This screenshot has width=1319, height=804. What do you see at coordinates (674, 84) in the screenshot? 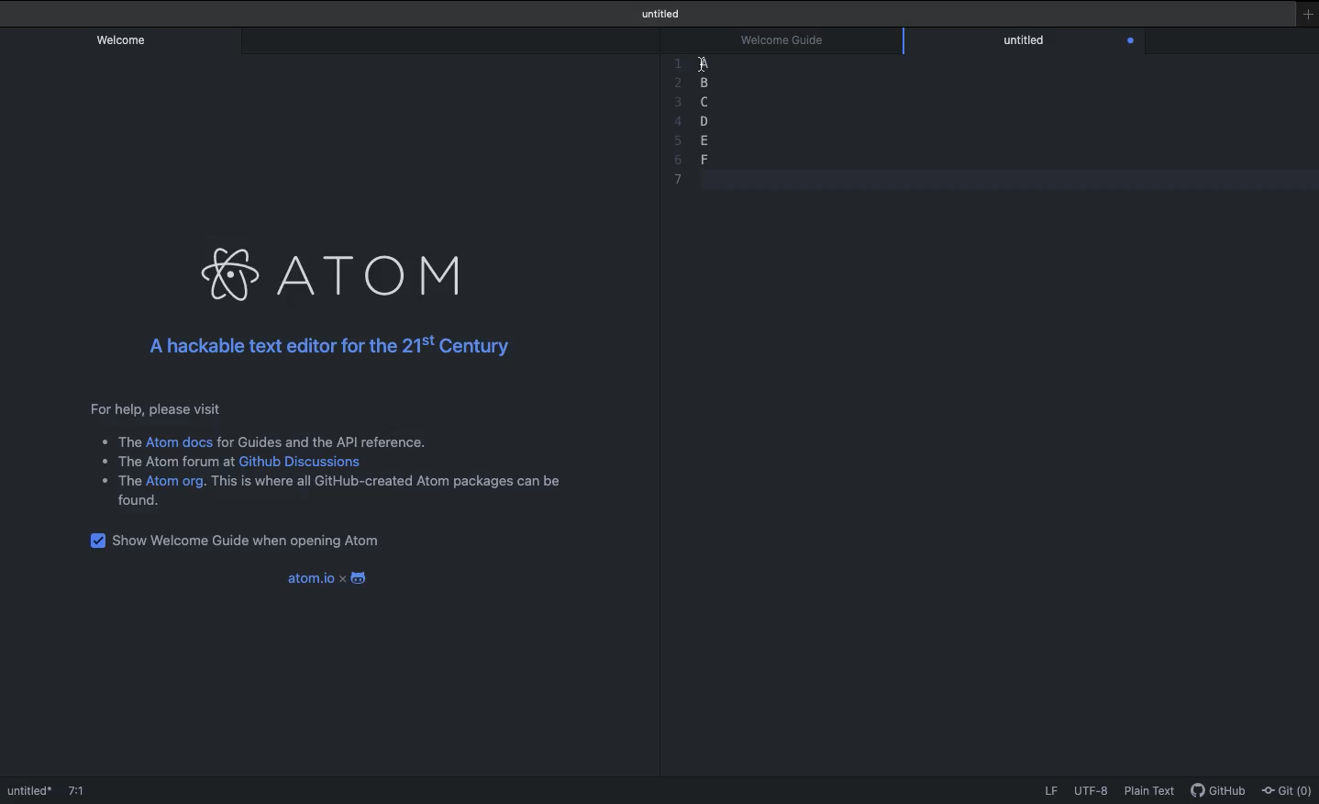
I see `` at bounding box center [674, 84].